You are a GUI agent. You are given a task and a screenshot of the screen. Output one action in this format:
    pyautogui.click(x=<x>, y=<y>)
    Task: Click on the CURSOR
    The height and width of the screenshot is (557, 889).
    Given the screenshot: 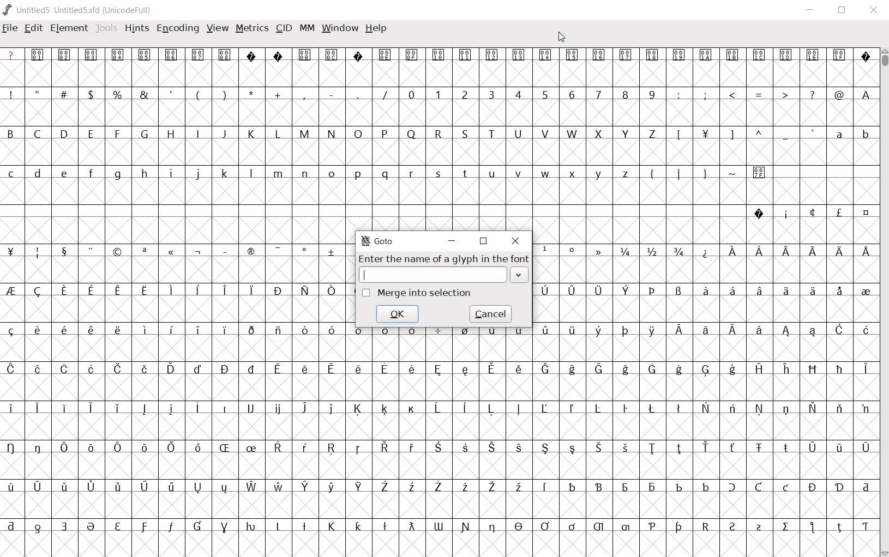 What is the action you would take?
    pyautogui.click(x=561, y=38)
    